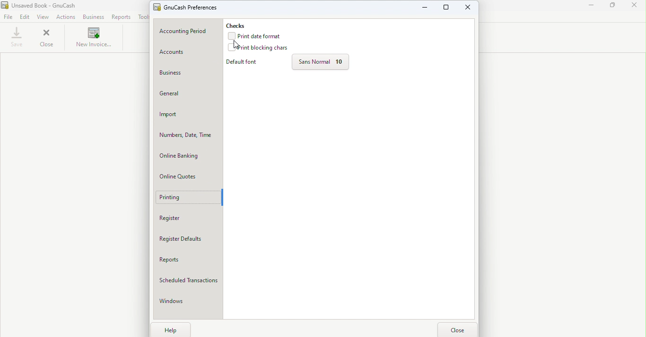 The width and height of the screenshot is (646, 337). What do you see at coordinates (188, 156) in the screenshot?
I see `Online banking` at bounding box center [188, 156].